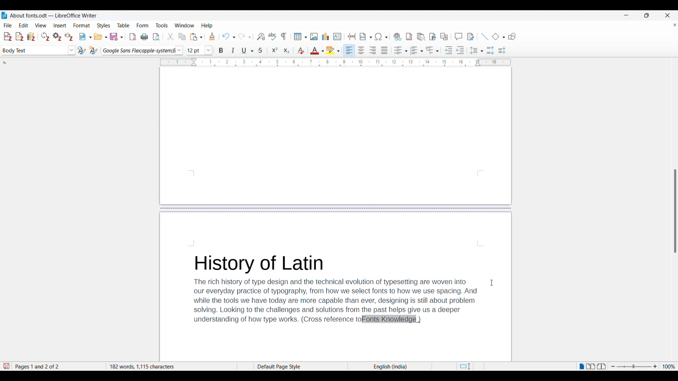 The image size is (678, 381). Describe the element at coordinates (284, 36) in the screenshot. I see `Toggle formatting marks` at that location.